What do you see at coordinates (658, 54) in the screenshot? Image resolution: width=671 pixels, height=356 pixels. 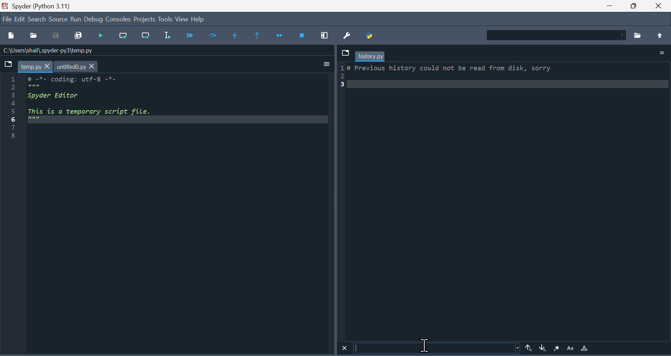 I see `Options` at bounding box center [658, 54].